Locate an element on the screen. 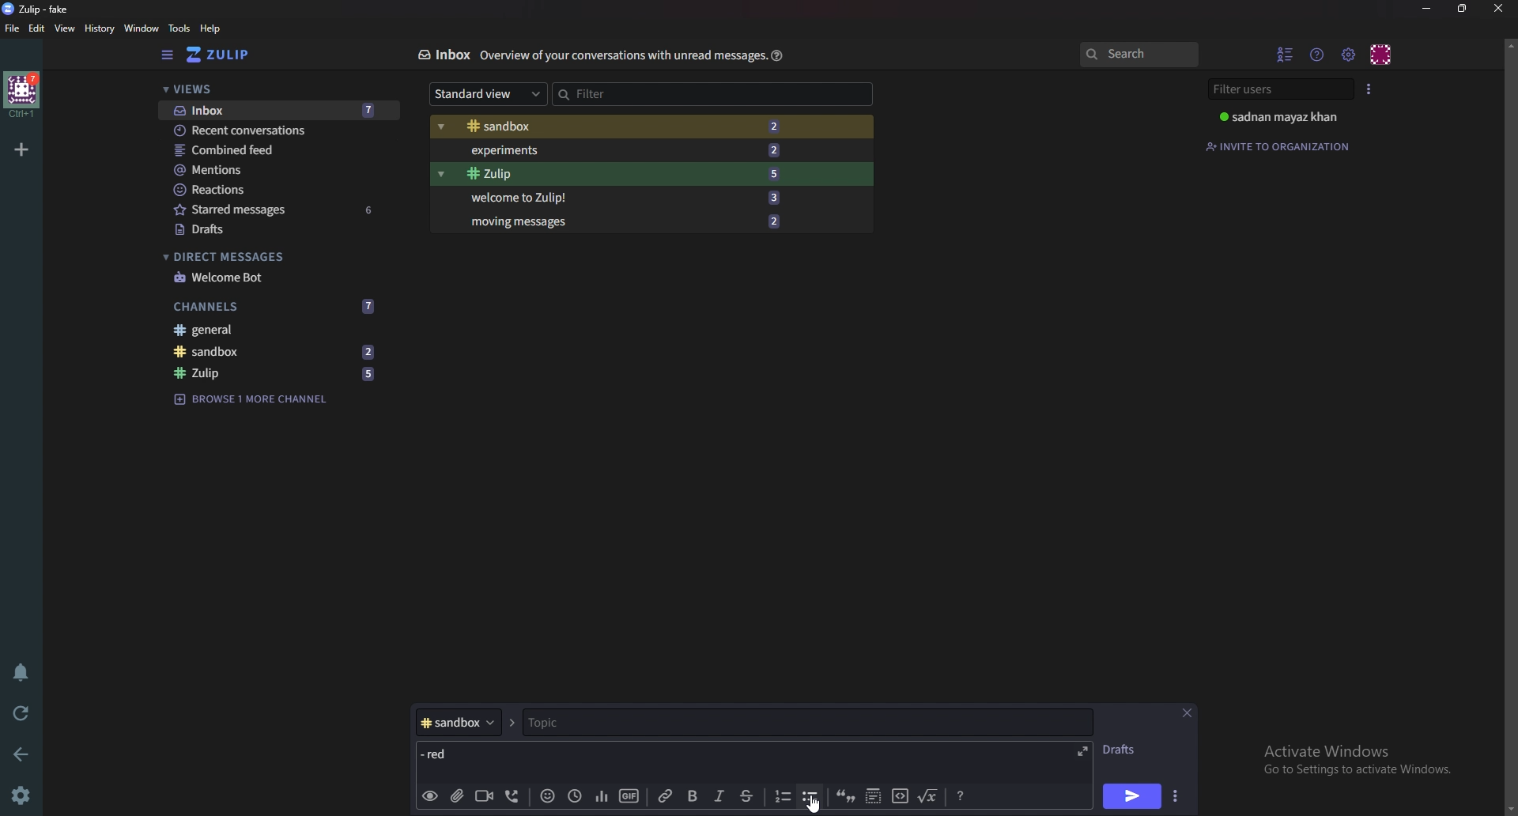  Spoiler is located at coordinates (874, 795).